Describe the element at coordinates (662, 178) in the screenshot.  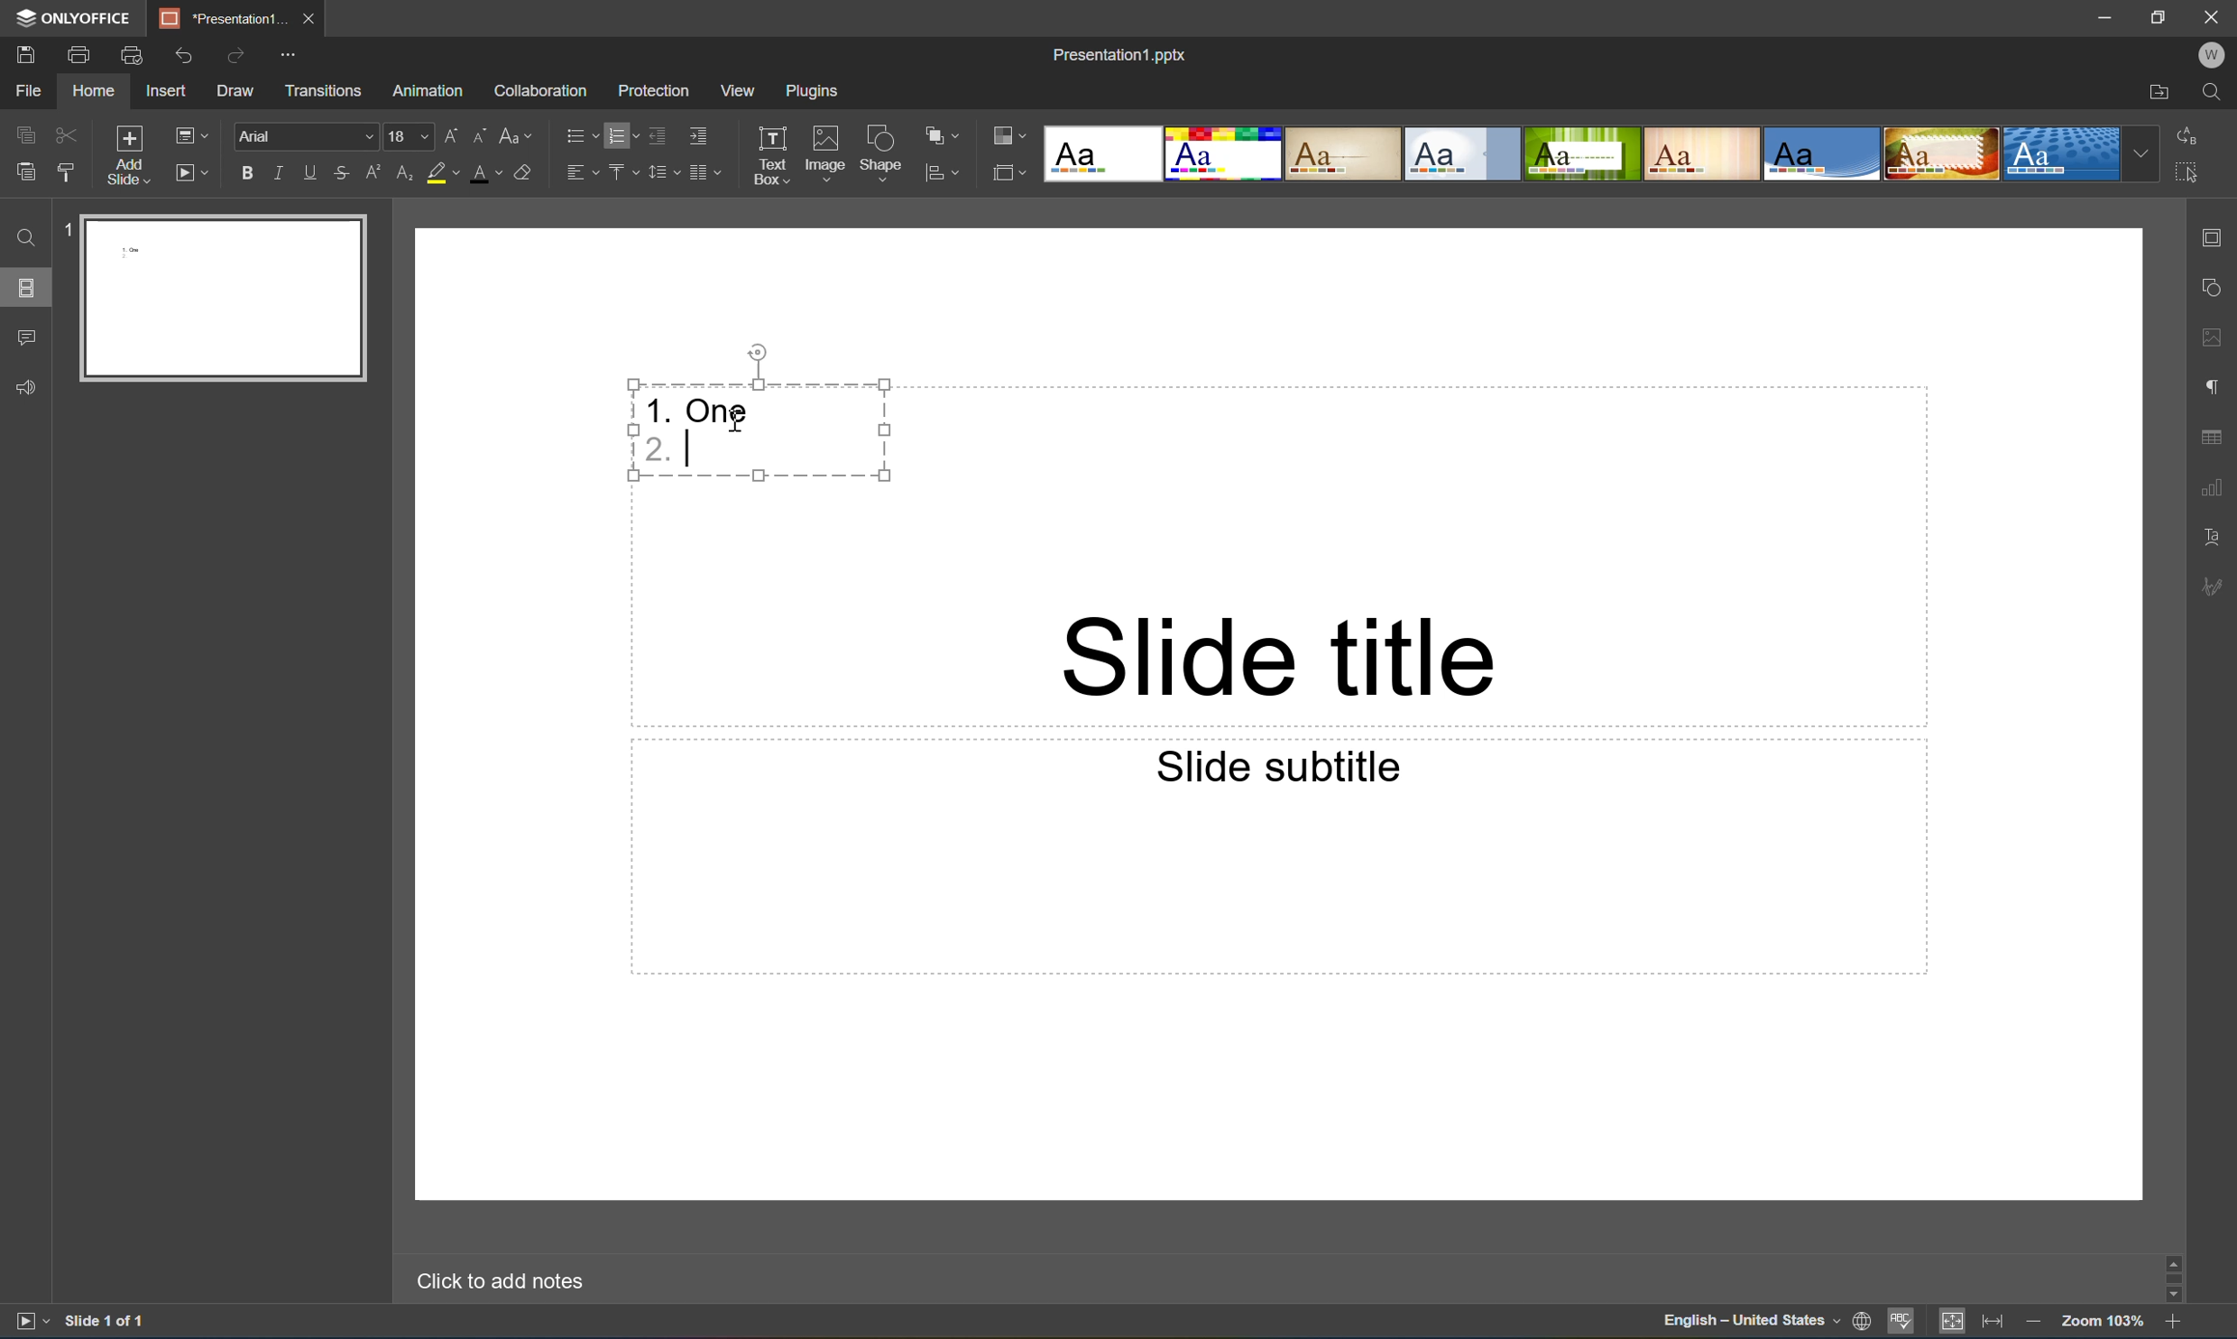
I see `Line spacing` at that location.